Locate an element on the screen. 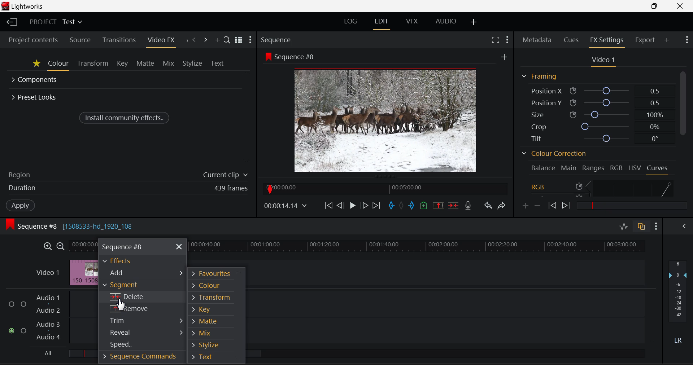 Image resolution: width=693 pixels, height=365 pixels. Sequence Commands is located at coordinates (139, 358).